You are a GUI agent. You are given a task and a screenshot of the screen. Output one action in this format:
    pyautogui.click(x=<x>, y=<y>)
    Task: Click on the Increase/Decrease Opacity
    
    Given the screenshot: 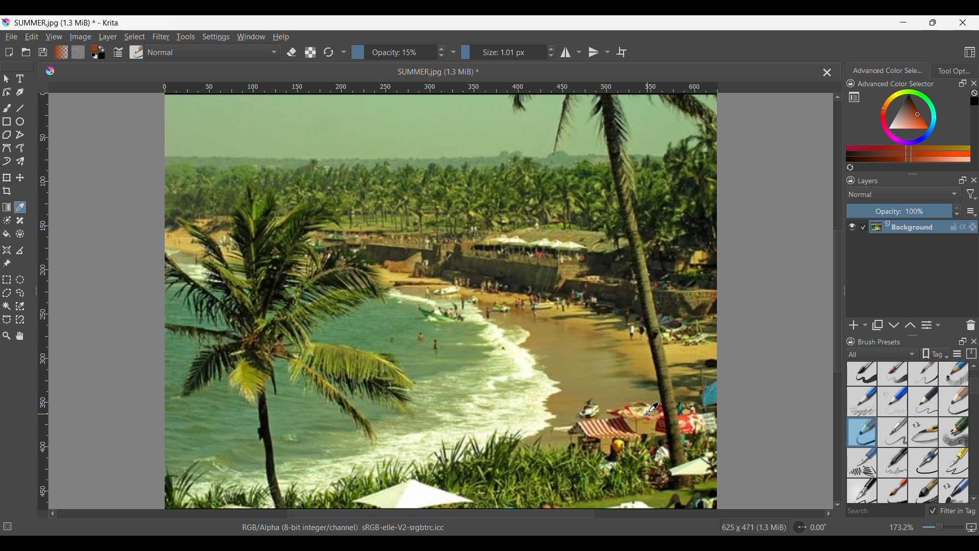 What is the action you would take?
    pyautogui.click(x=441, y=52)
    